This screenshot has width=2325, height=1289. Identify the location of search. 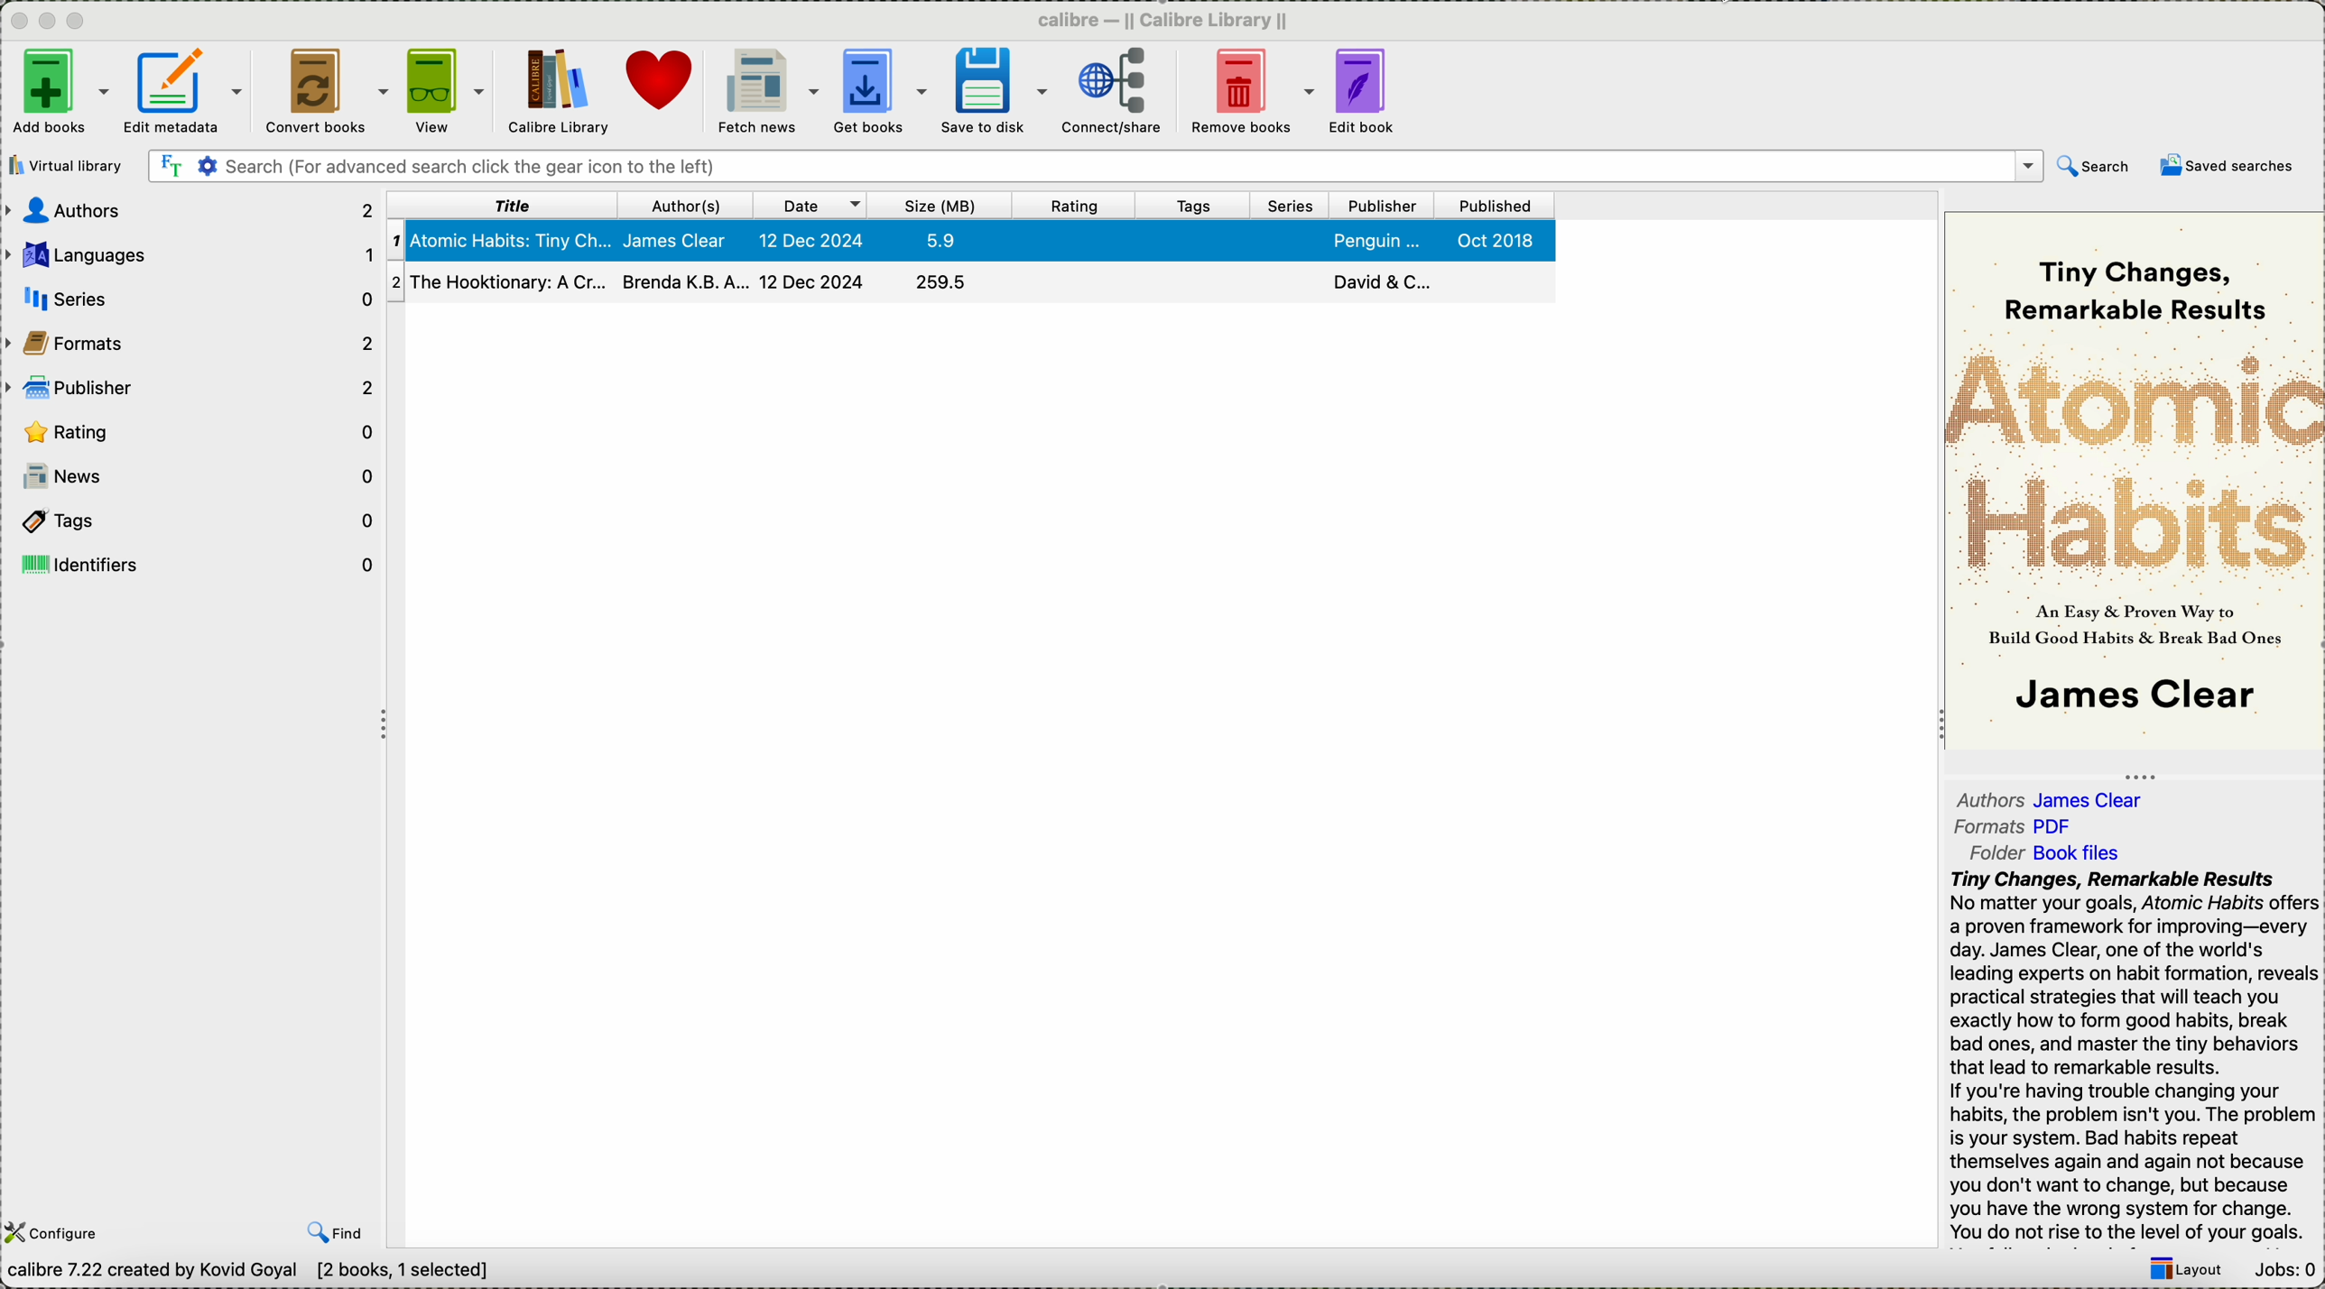
(2092, 165).